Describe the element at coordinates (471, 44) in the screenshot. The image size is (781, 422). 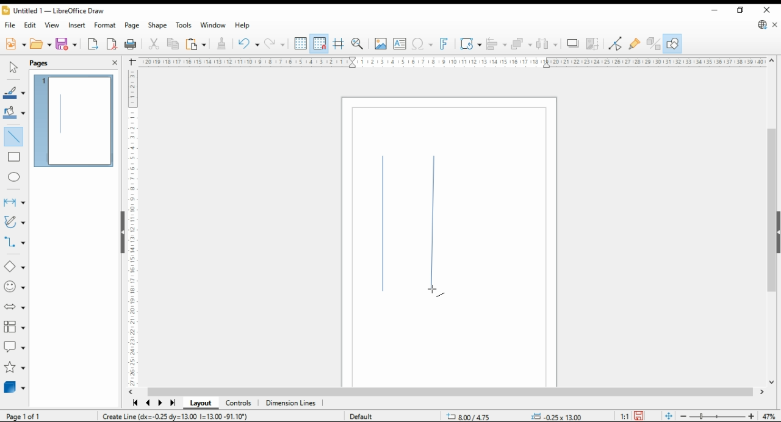
I see `transformations` at that location.